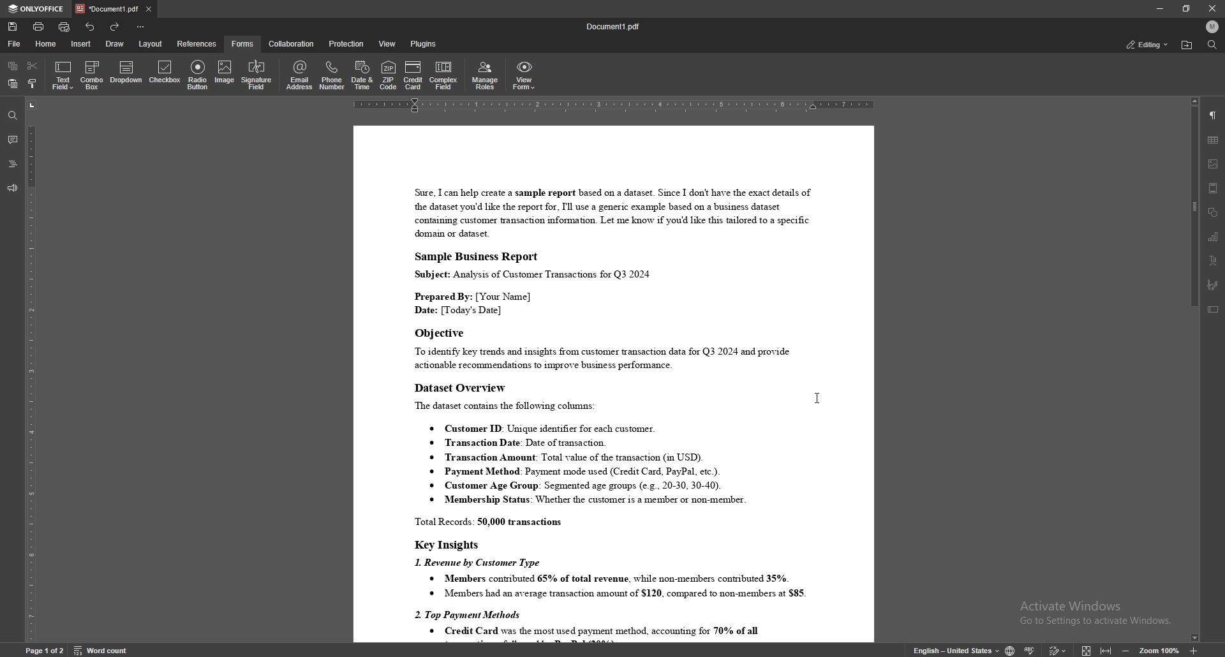 This screenshot has height=657, width=1225. Describe the element at coordinates (1214, 188) in the screenshot. I see `header and footer` at that location.